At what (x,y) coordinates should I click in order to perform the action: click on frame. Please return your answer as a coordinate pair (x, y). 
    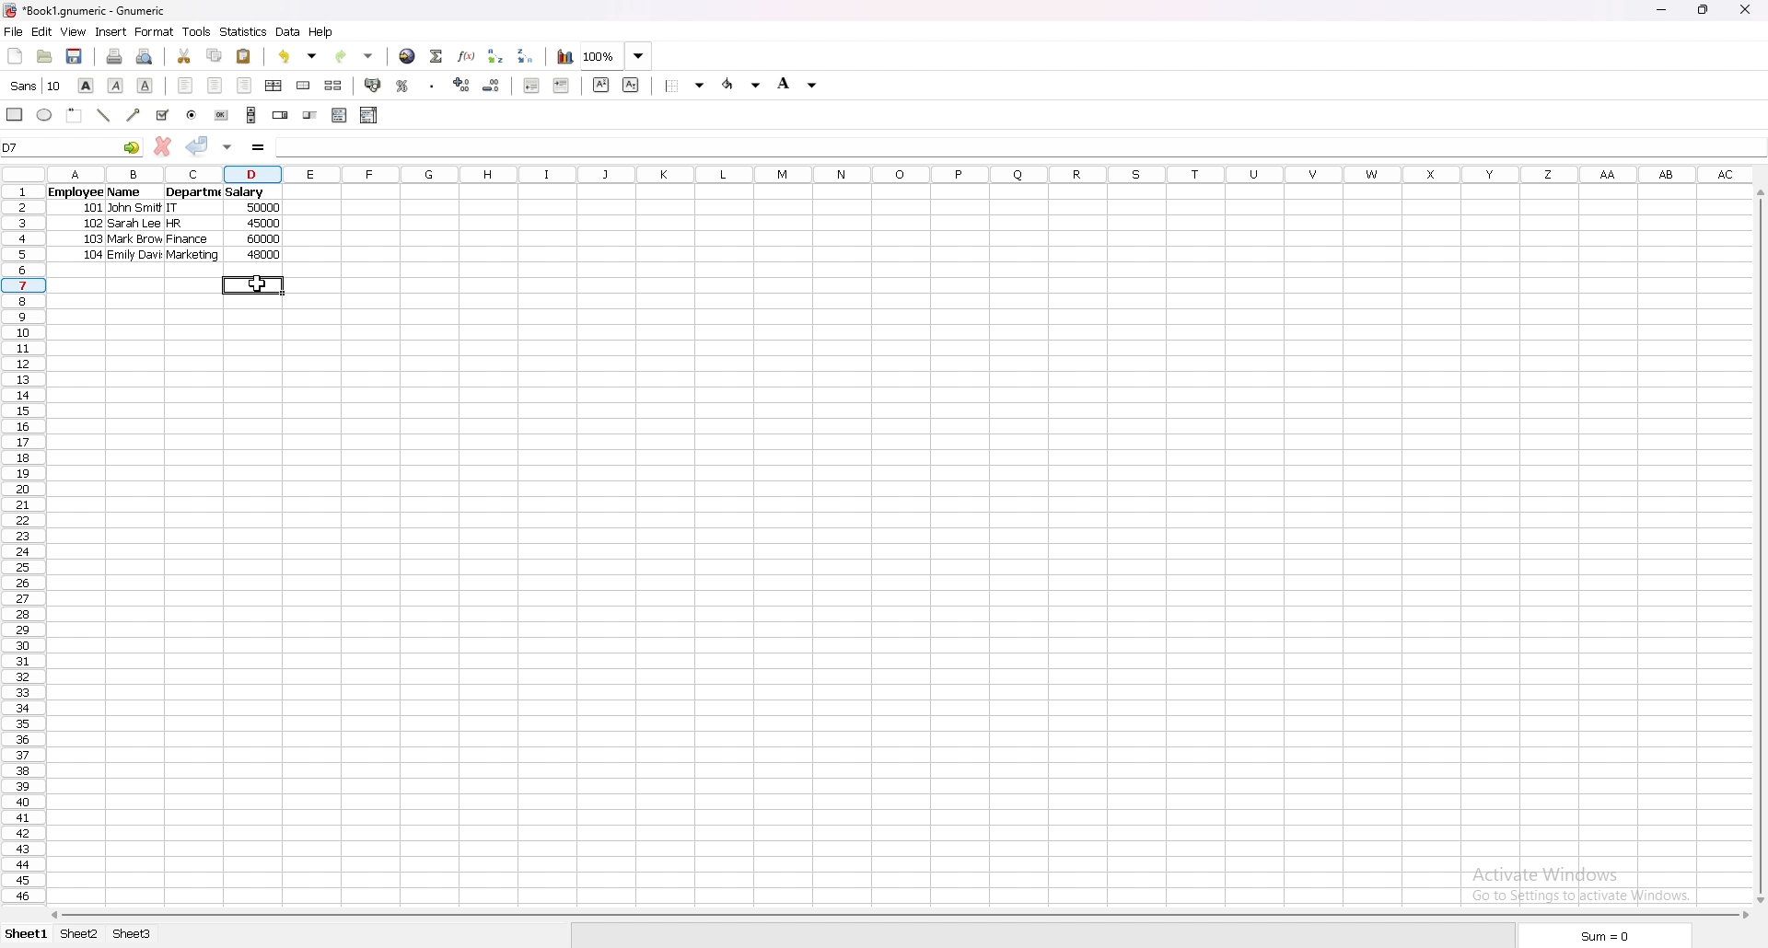
    Looking at the image, I should click on (75, 115).